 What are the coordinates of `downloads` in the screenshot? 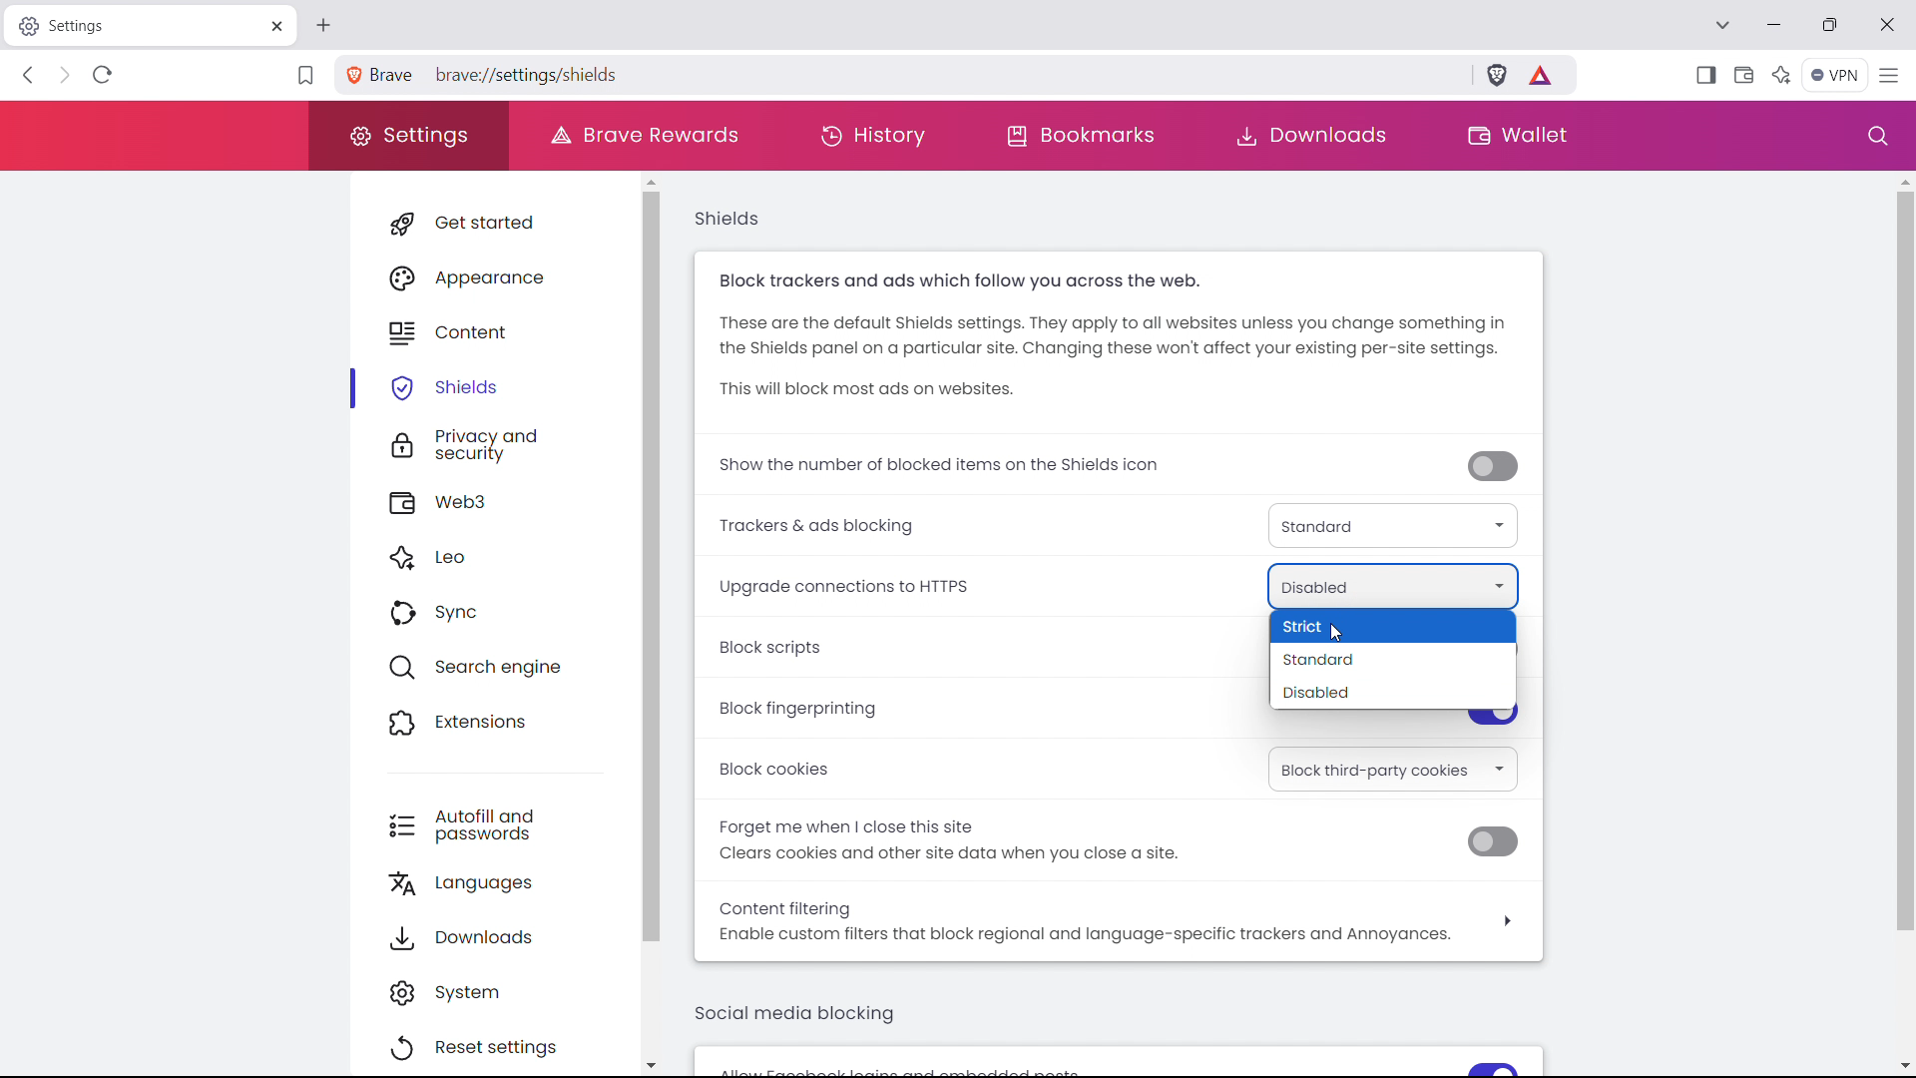 It's located at (503, 934).